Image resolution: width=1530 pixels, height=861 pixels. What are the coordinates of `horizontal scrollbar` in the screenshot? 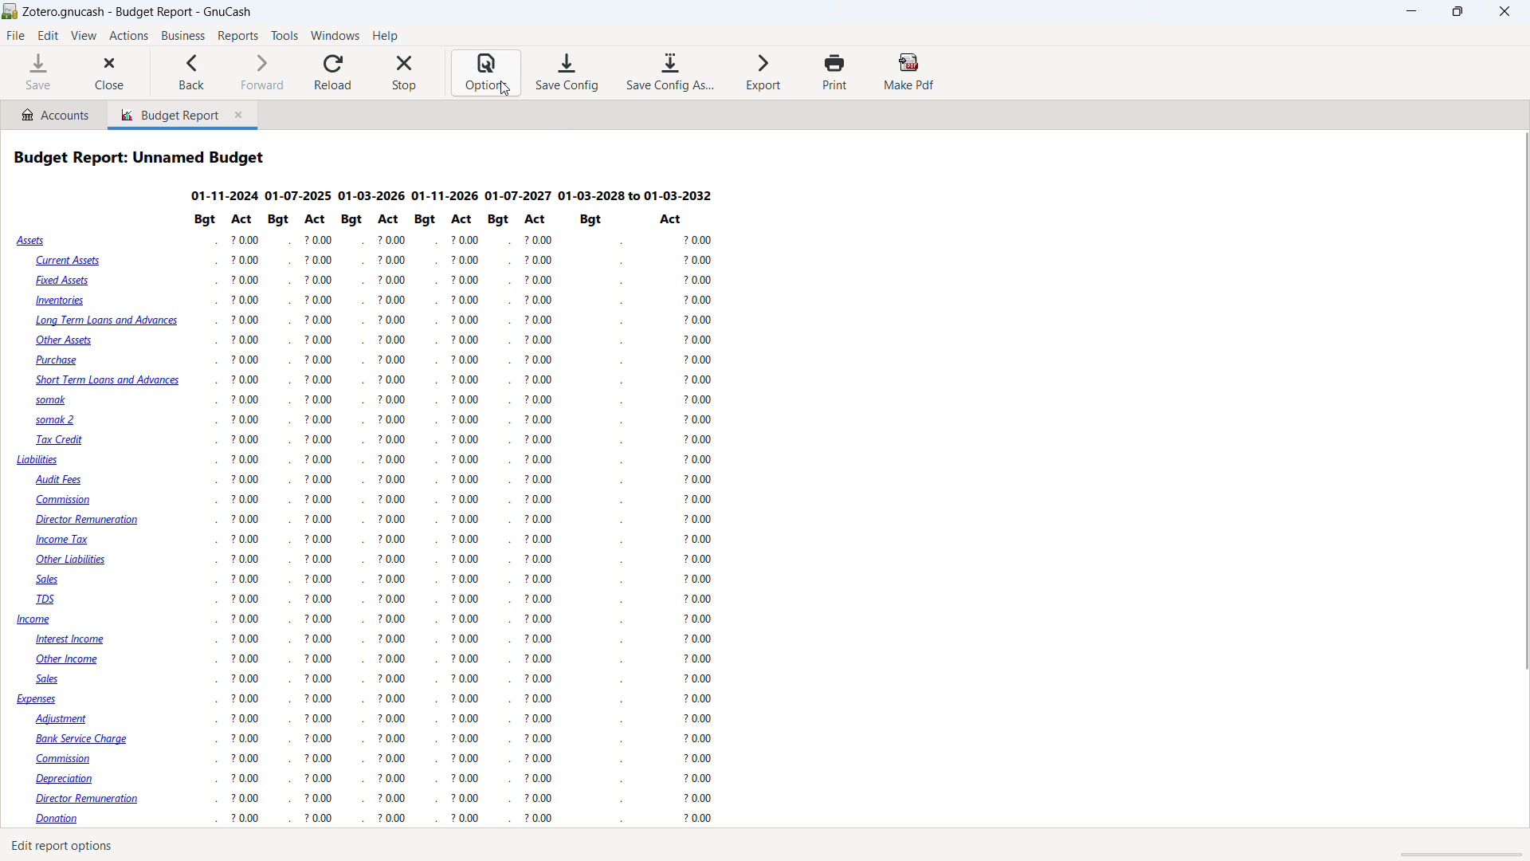 It's located at (1453, 855).